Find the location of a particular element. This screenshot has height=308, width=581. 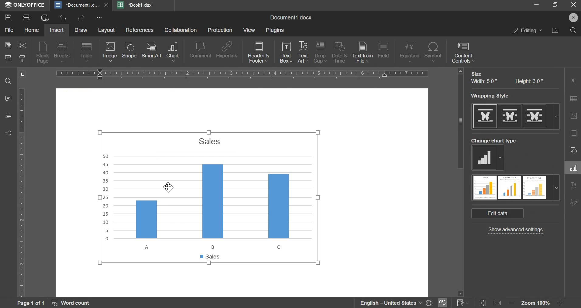

References/Bookmarks Tool is located at coordinates (572, 203).